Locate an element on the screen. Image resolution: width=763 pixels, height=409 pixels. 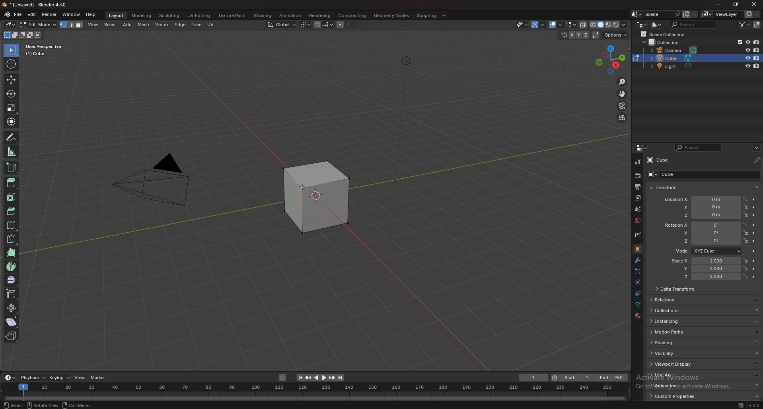
scale z is located at coordinates (707, 277).